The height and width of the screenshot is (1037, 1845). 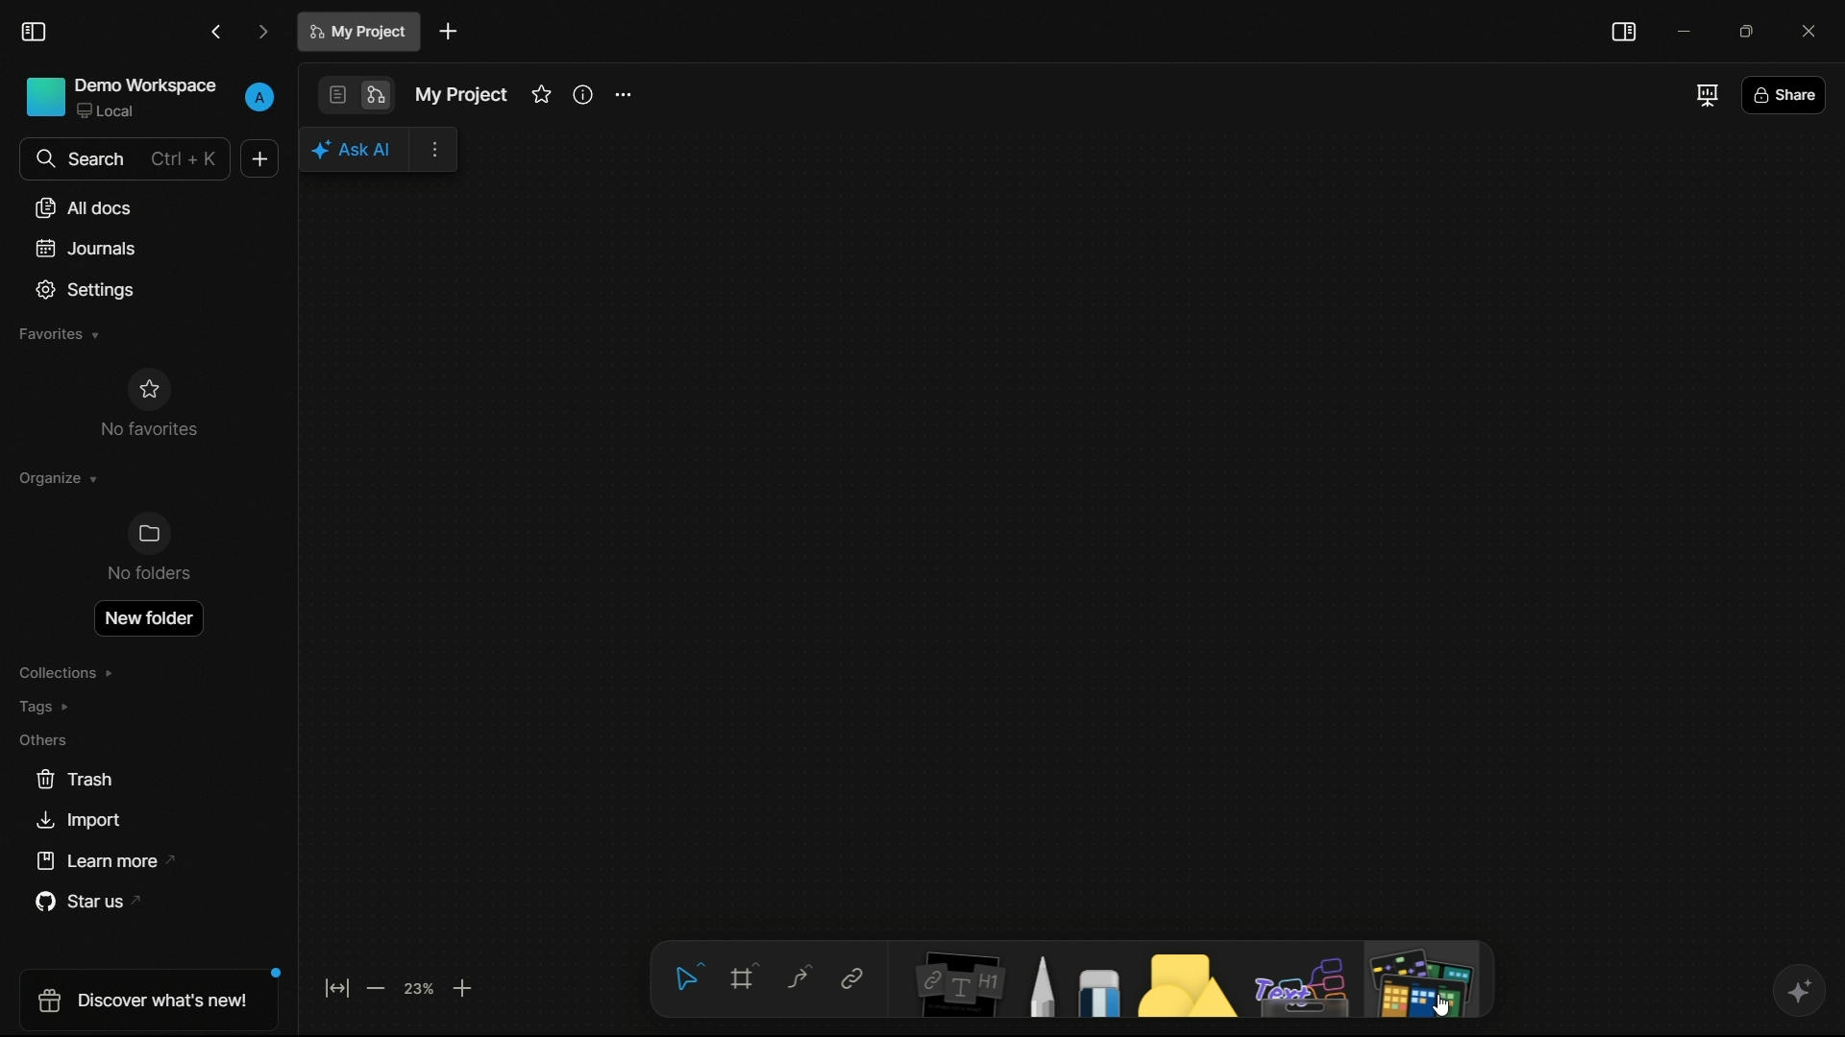 What do you see at coordinates (459, 95) in the screenshot?
I see `document name` at bounding box center [459, 95].